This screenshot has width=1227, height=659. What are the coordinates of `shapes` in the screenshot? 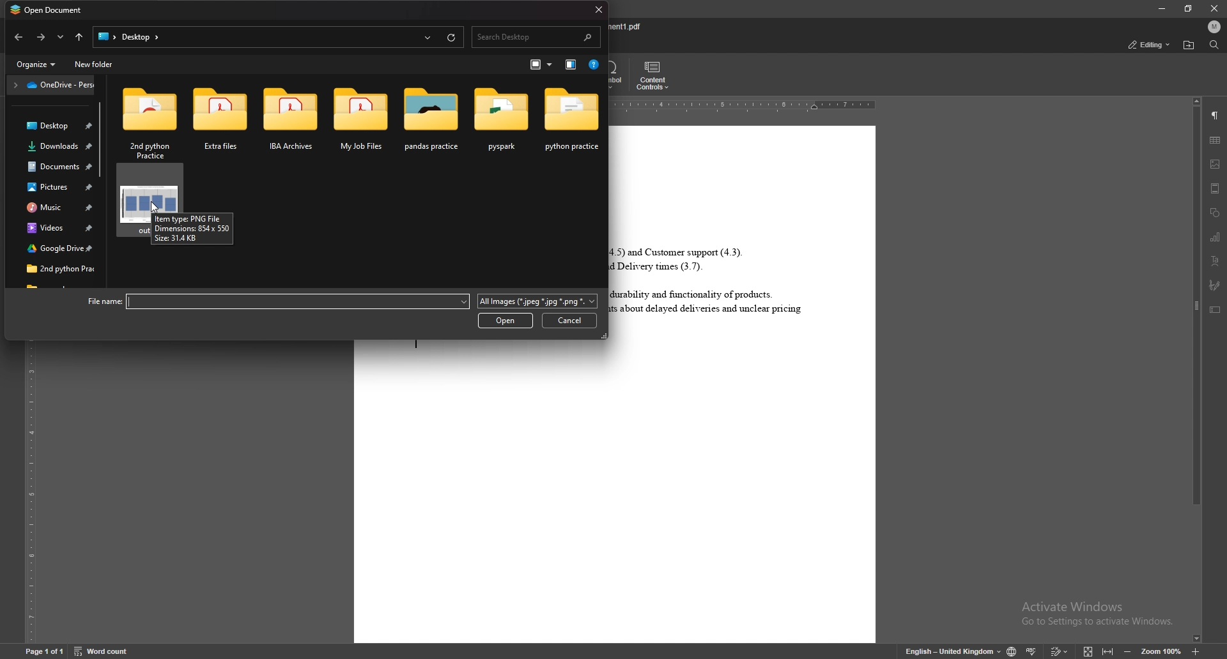 It's located at (1214, 213).